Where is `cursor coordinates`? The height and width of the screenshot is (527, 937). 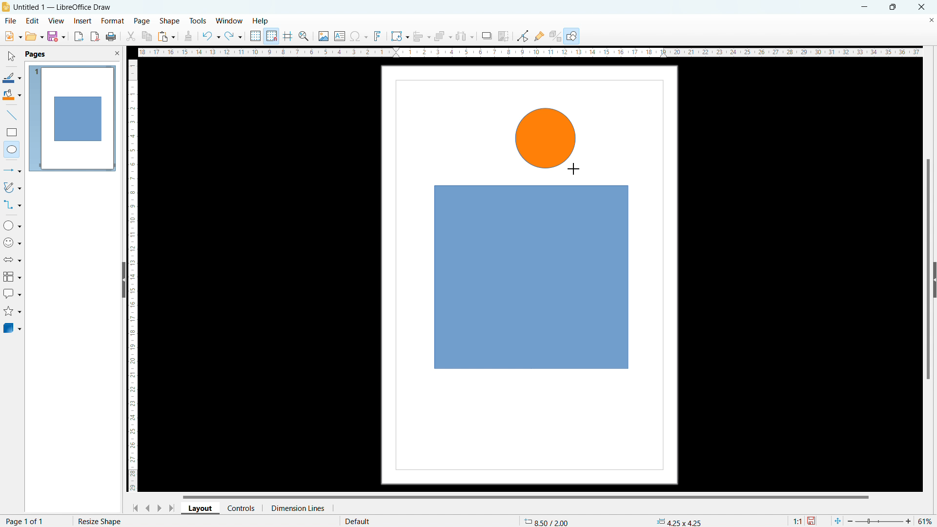 cursor coordinates is located at coordinates (549, 520).